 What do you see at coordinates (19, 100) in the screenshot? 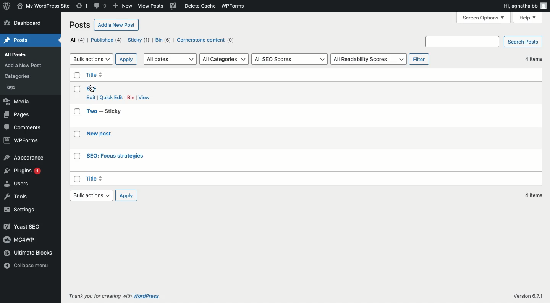
I see `Media` at bounding box center [19, 100].